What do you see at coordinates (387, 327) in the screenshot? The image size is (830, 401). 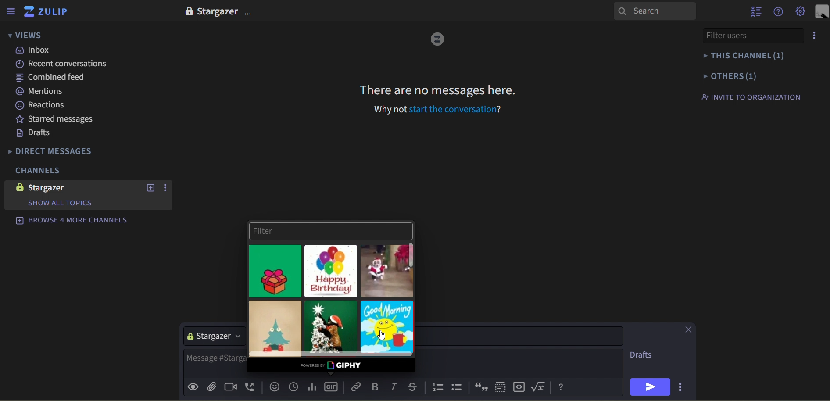 I see `image` at bounding box center [387, 327].